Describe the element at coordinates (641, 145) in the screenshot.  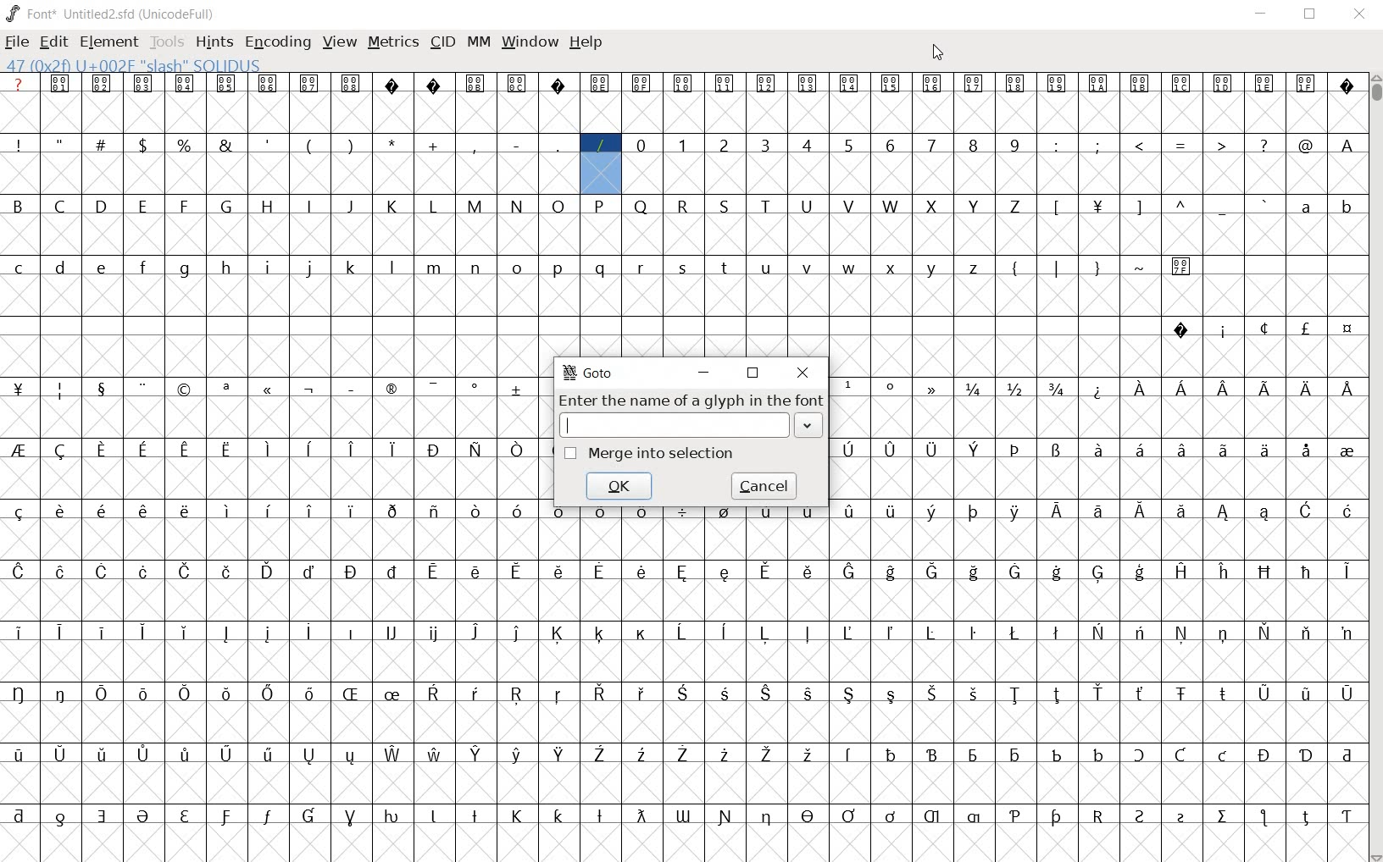
I see `glyph` at that location.